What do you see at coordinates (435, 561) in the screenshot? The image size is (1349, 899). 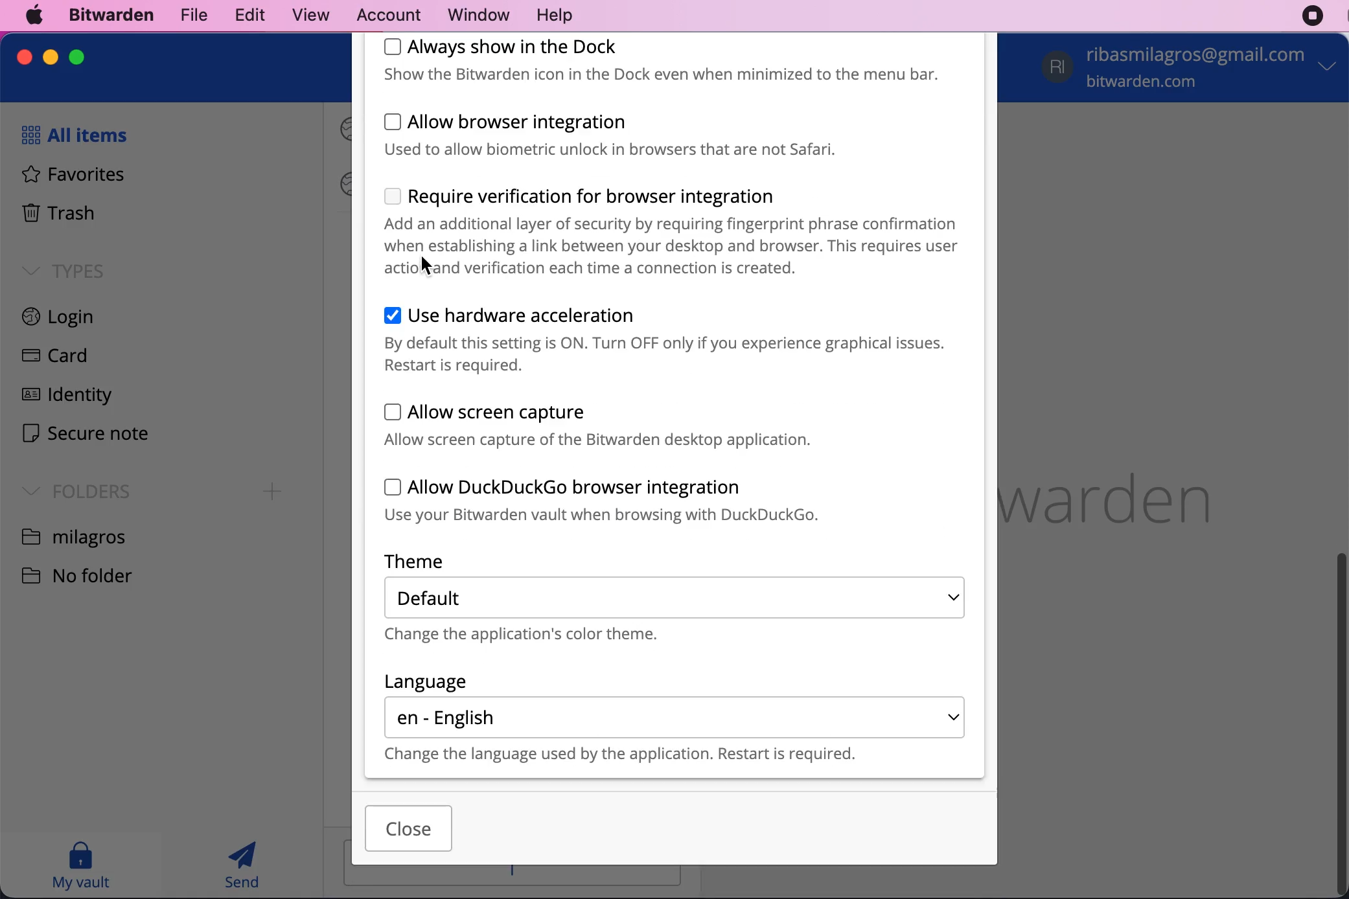 I see `theme` at bounding box center [435, 561].